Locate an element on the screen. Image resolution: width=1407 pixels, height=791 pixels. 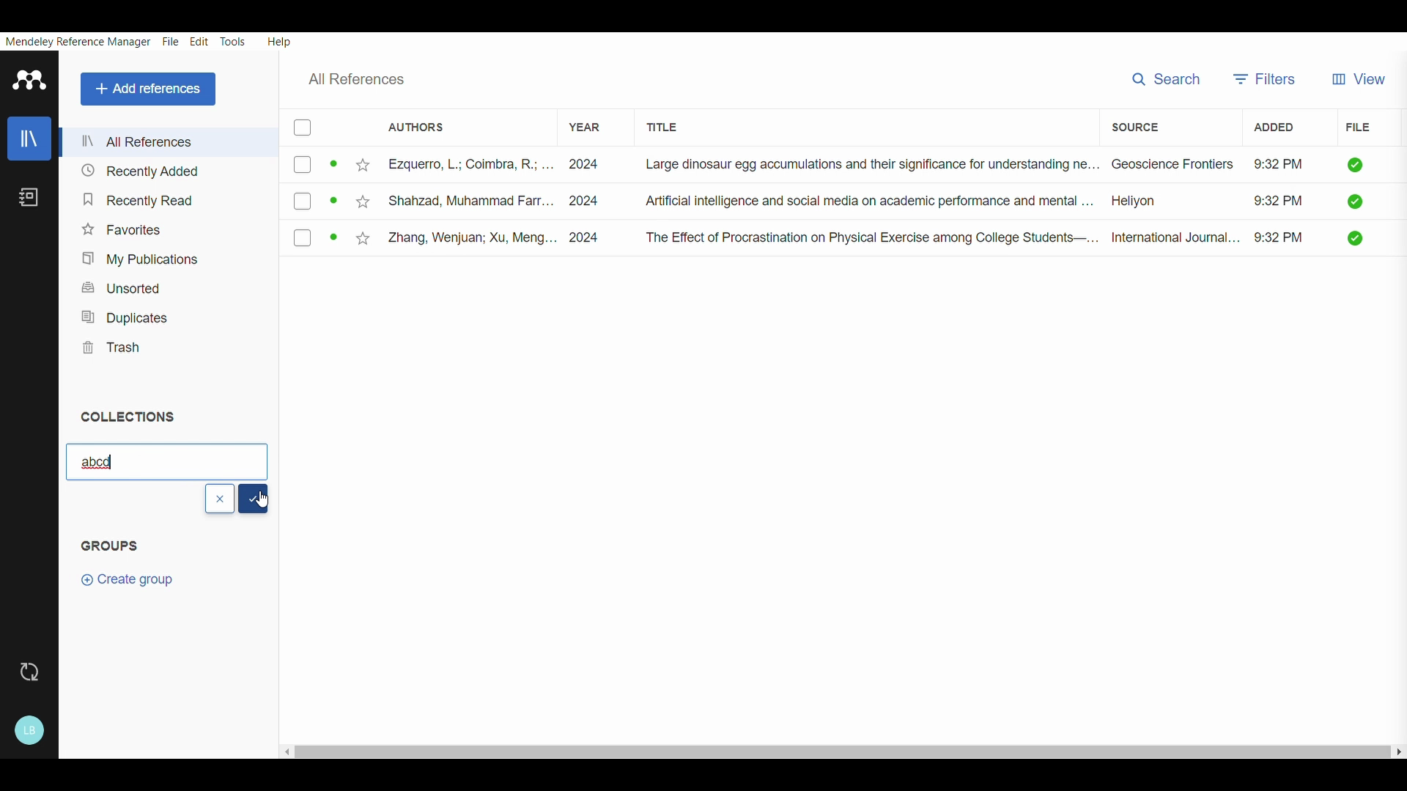
All refrences is located at coordinates (139, 142).